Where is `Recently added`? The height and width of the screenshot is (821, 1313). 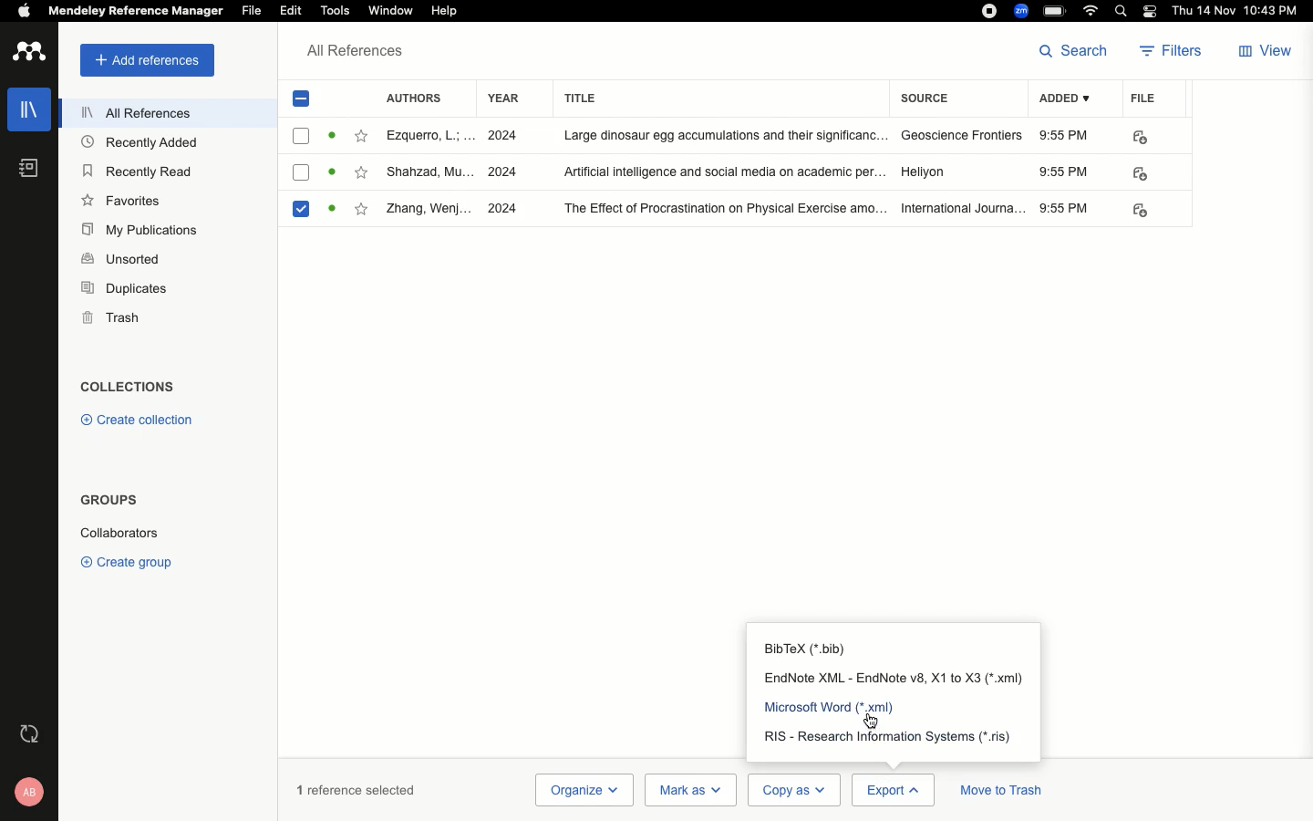
Recently added is located at coordinates (147, 143).